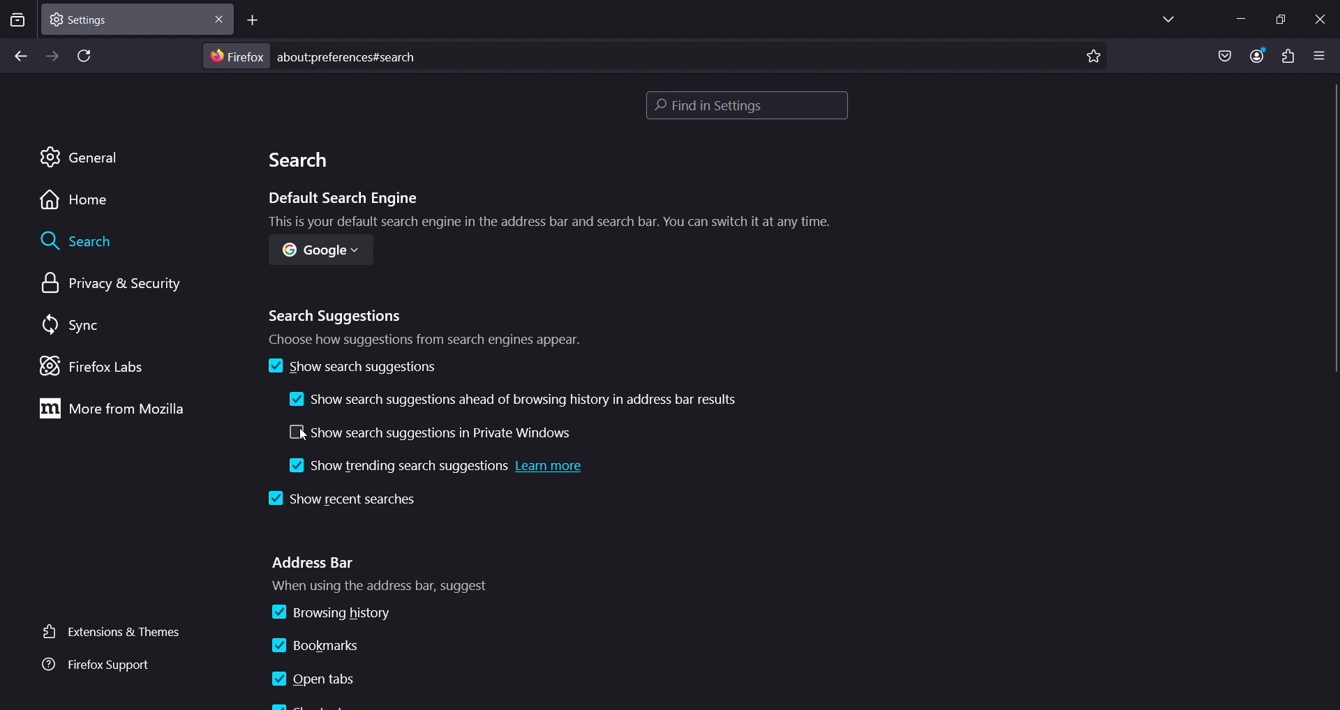 The height and width of the screenshot is (710, 1340). Describe the element at coordinates (1323, 54) in the screenshot. I see `open application menu` at that location.